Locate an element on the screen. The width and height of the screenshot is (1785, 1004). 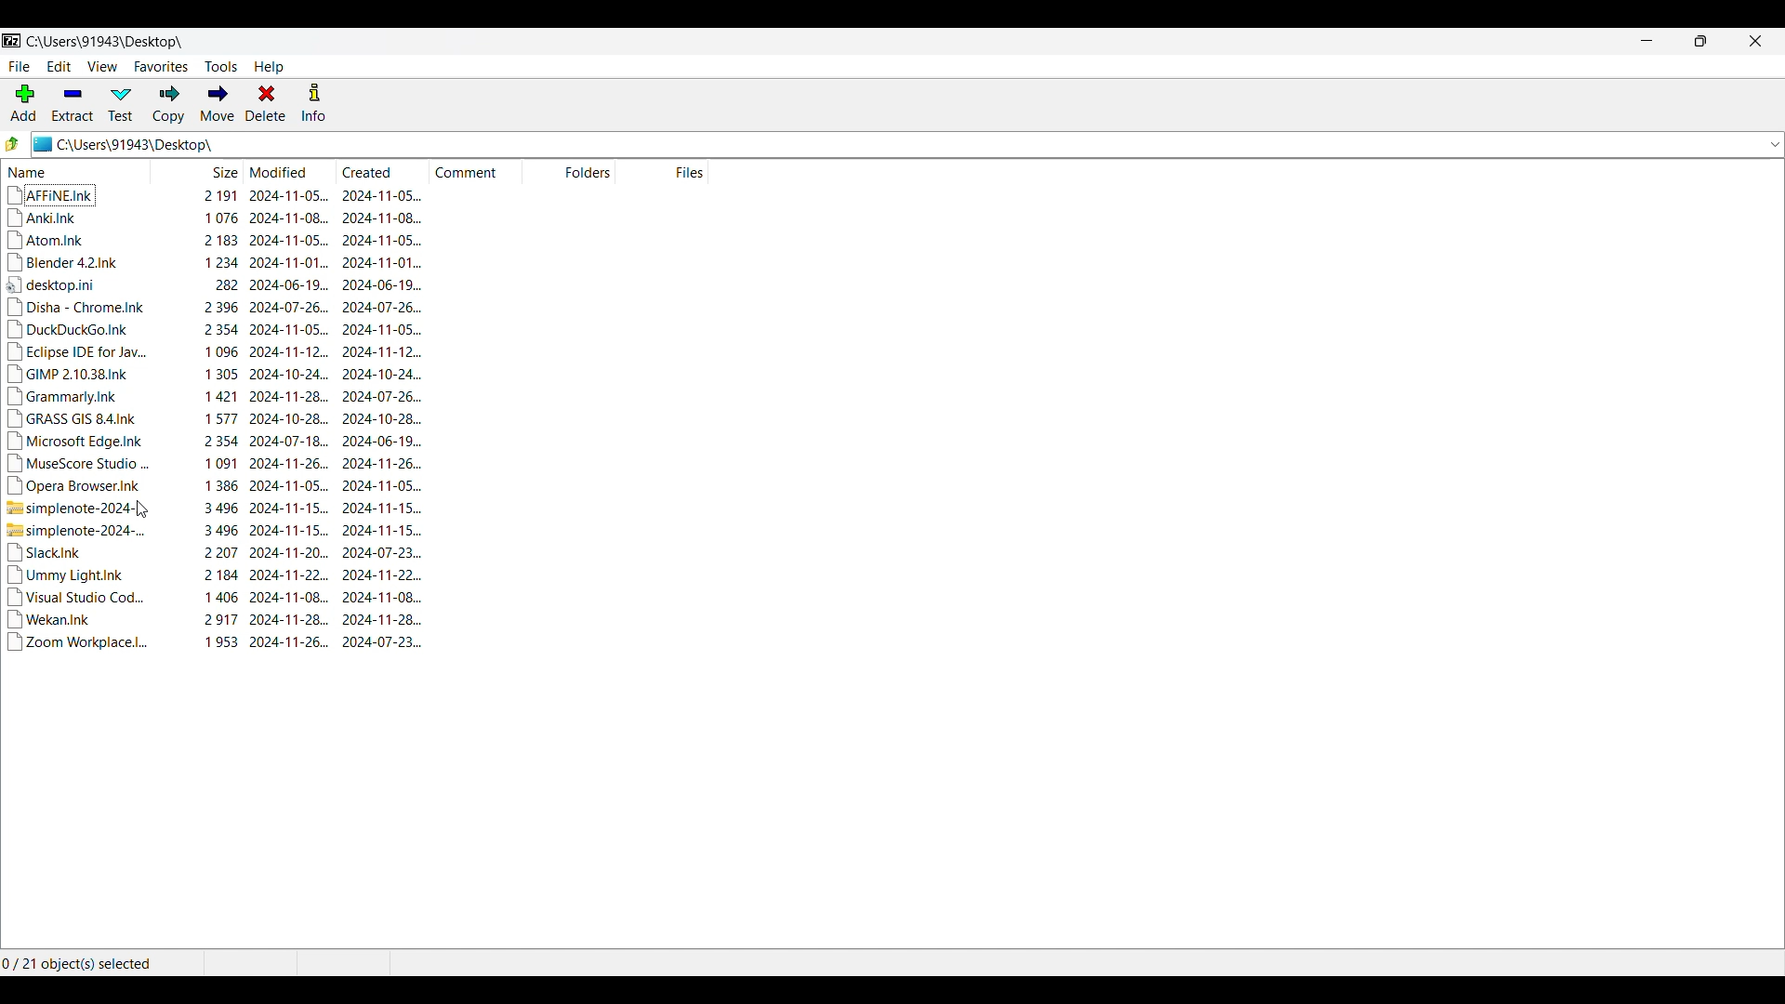
simplenote-2024-... 3496 2024-11-15... 2024-11-15... is located at coordinates (218, 509).